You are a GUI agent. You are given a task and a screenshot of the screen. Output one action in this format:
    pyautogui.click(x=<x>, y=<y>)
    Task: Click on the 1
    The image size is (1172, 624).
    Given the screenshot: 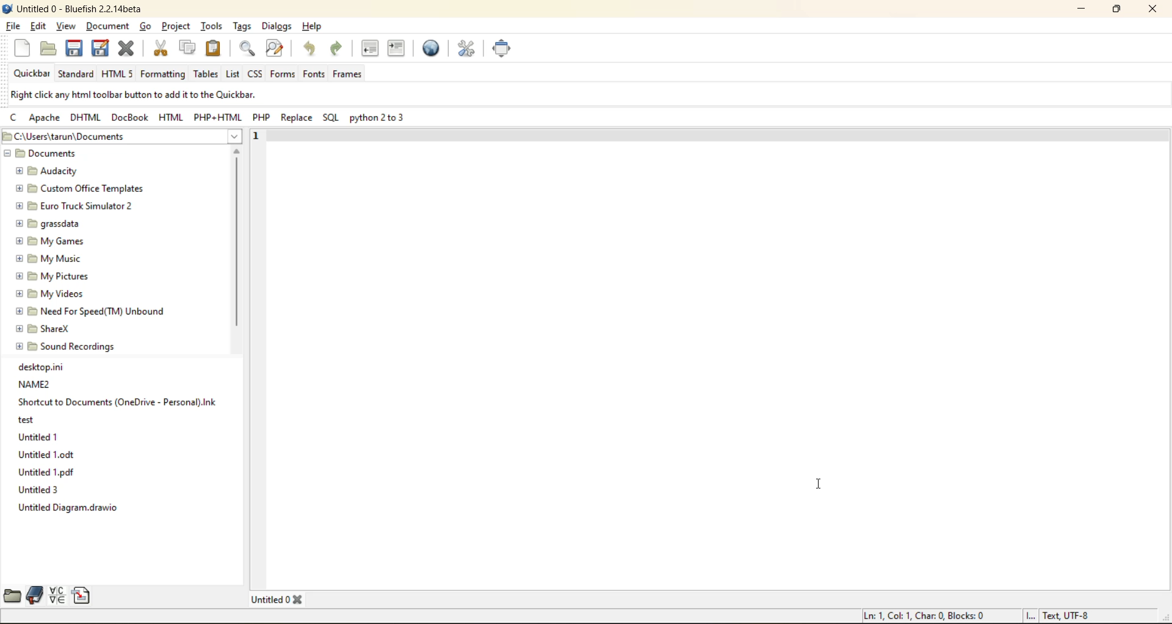 What is the action you would take?
    pyautogui.click(x=258, y=136)
    